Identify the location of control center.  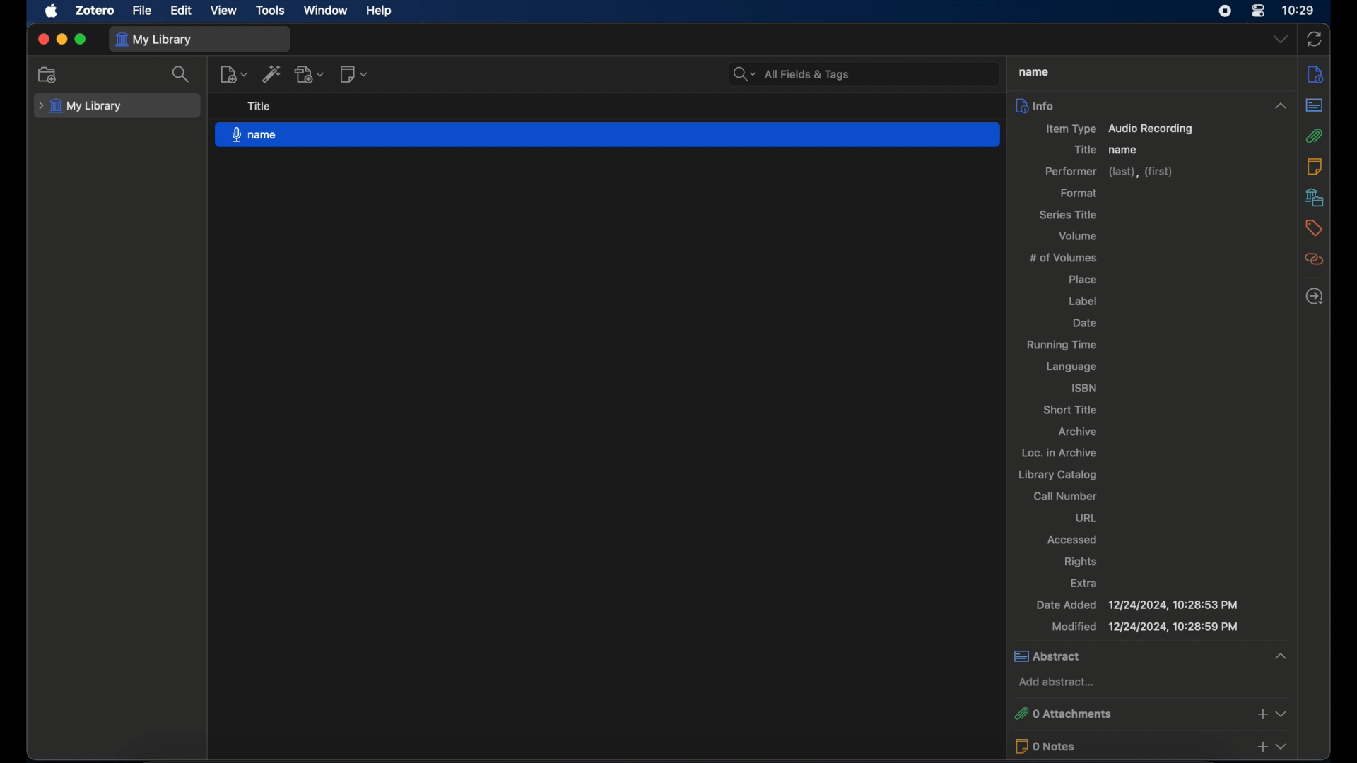
(1258, 11).